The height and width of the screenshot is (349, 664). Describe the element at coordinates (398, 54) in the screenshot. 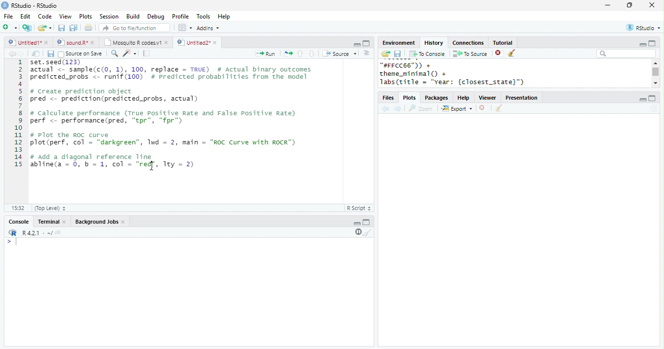

I see `save` at that location.